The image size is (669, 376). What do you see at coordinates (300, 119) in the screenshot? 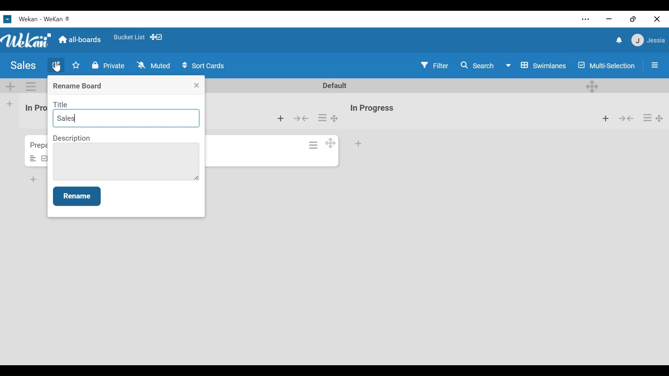
I see `Collapse` at bounding box center [300, 119].